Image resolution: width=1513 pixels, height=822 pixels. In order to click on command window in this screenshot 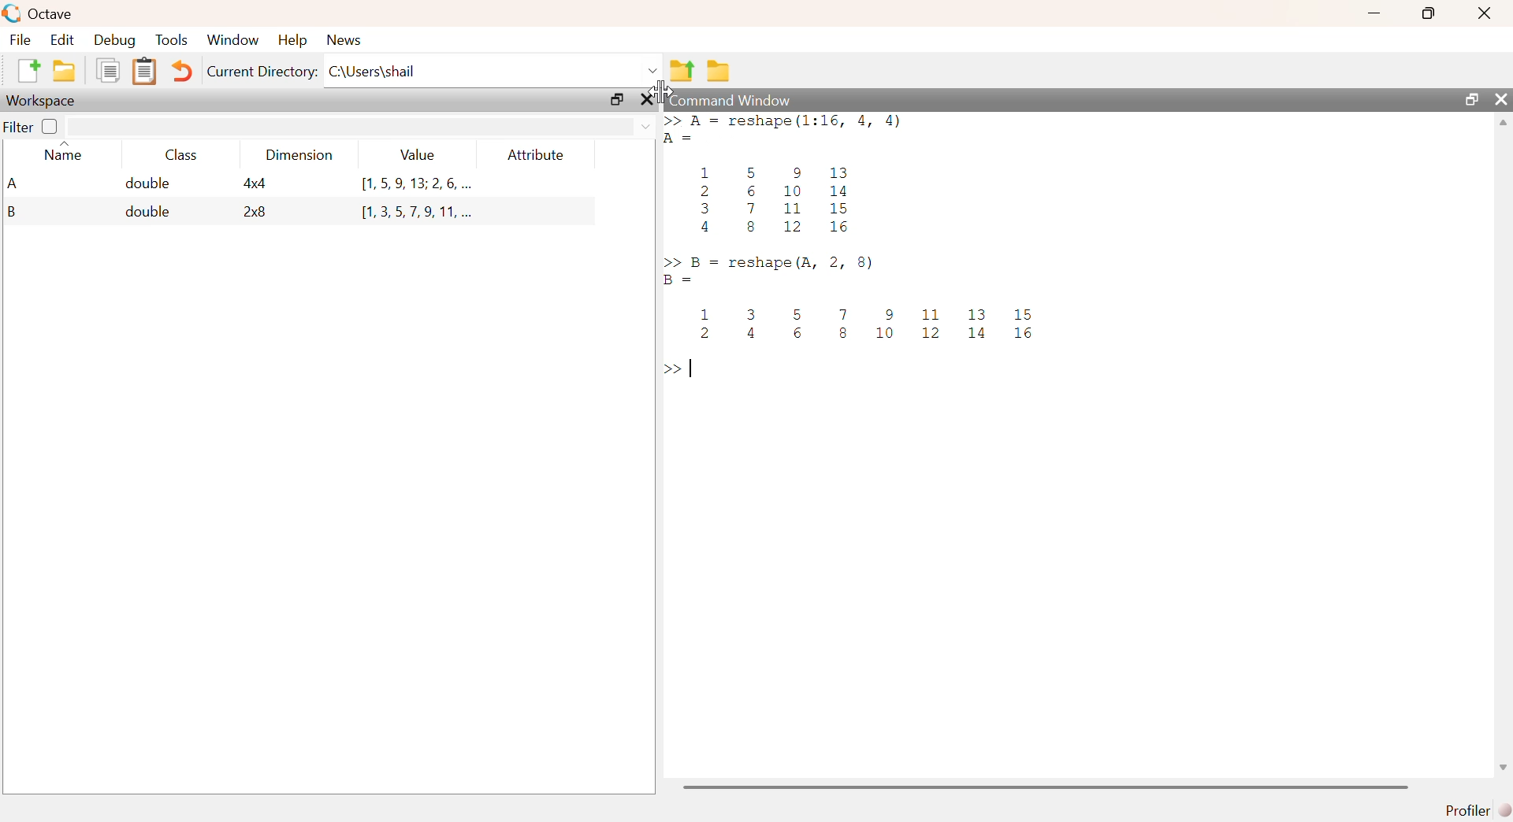, I will do `click(730, 98)`.